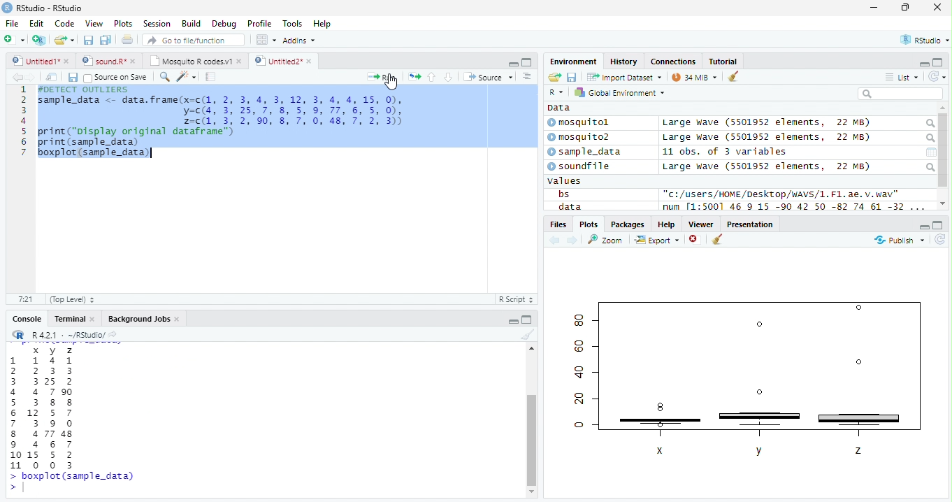 This screenshot has width=952, height=502. What do you see at coordinates (431, 77) in the screenshot?
I see `Go to previous section` at bounding box center [431, 77].